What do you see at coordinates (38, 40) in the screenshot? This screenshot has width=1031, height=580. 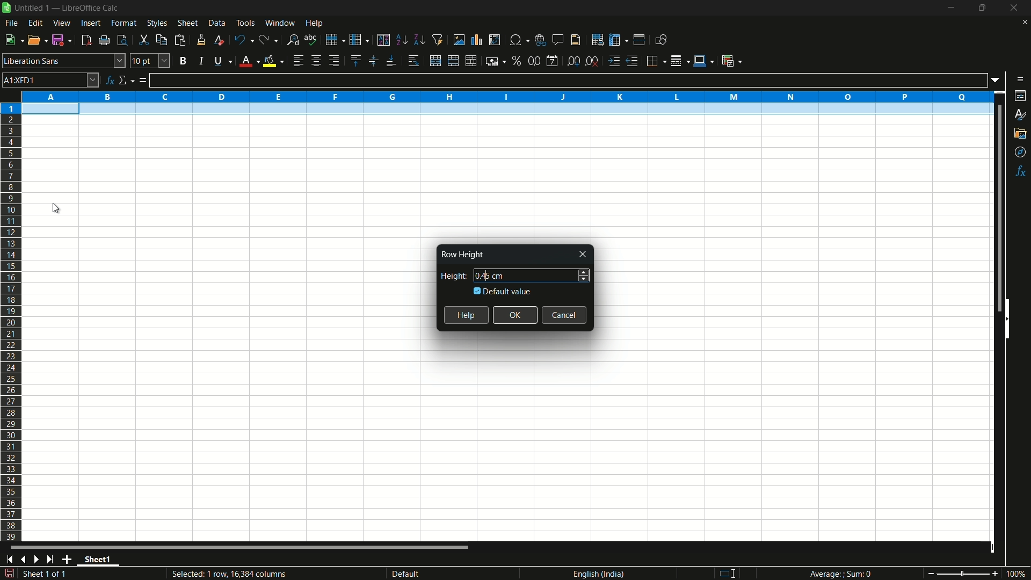 I see `open file` at bounding box center [38, 40].